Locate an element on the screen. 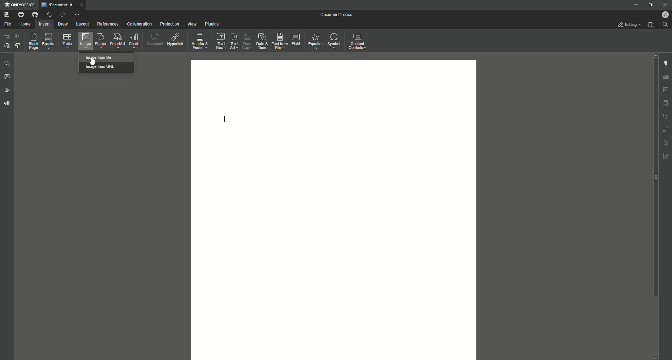 The height and width of the screenshot is (360, 672). Copy is located at coordinates (6, 36).